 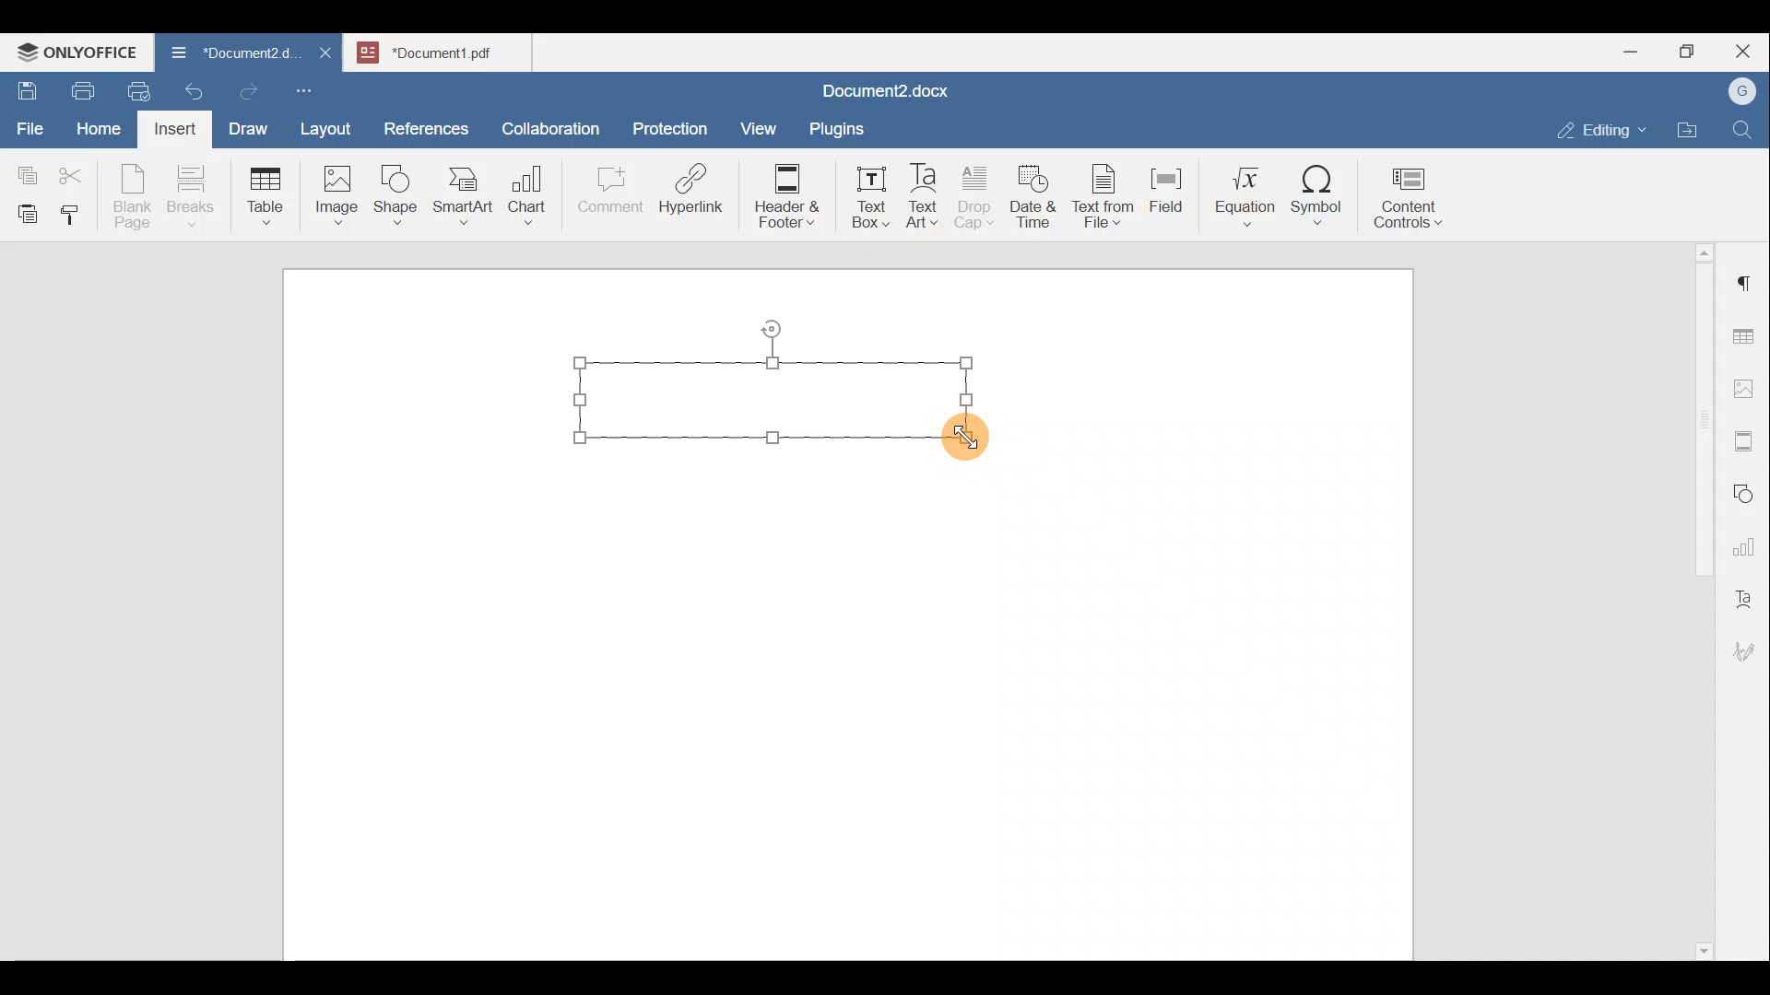 What do you see at coordinates (225, 55) in the screenshot?
I see `Document name` at bounding box center [225, 55].